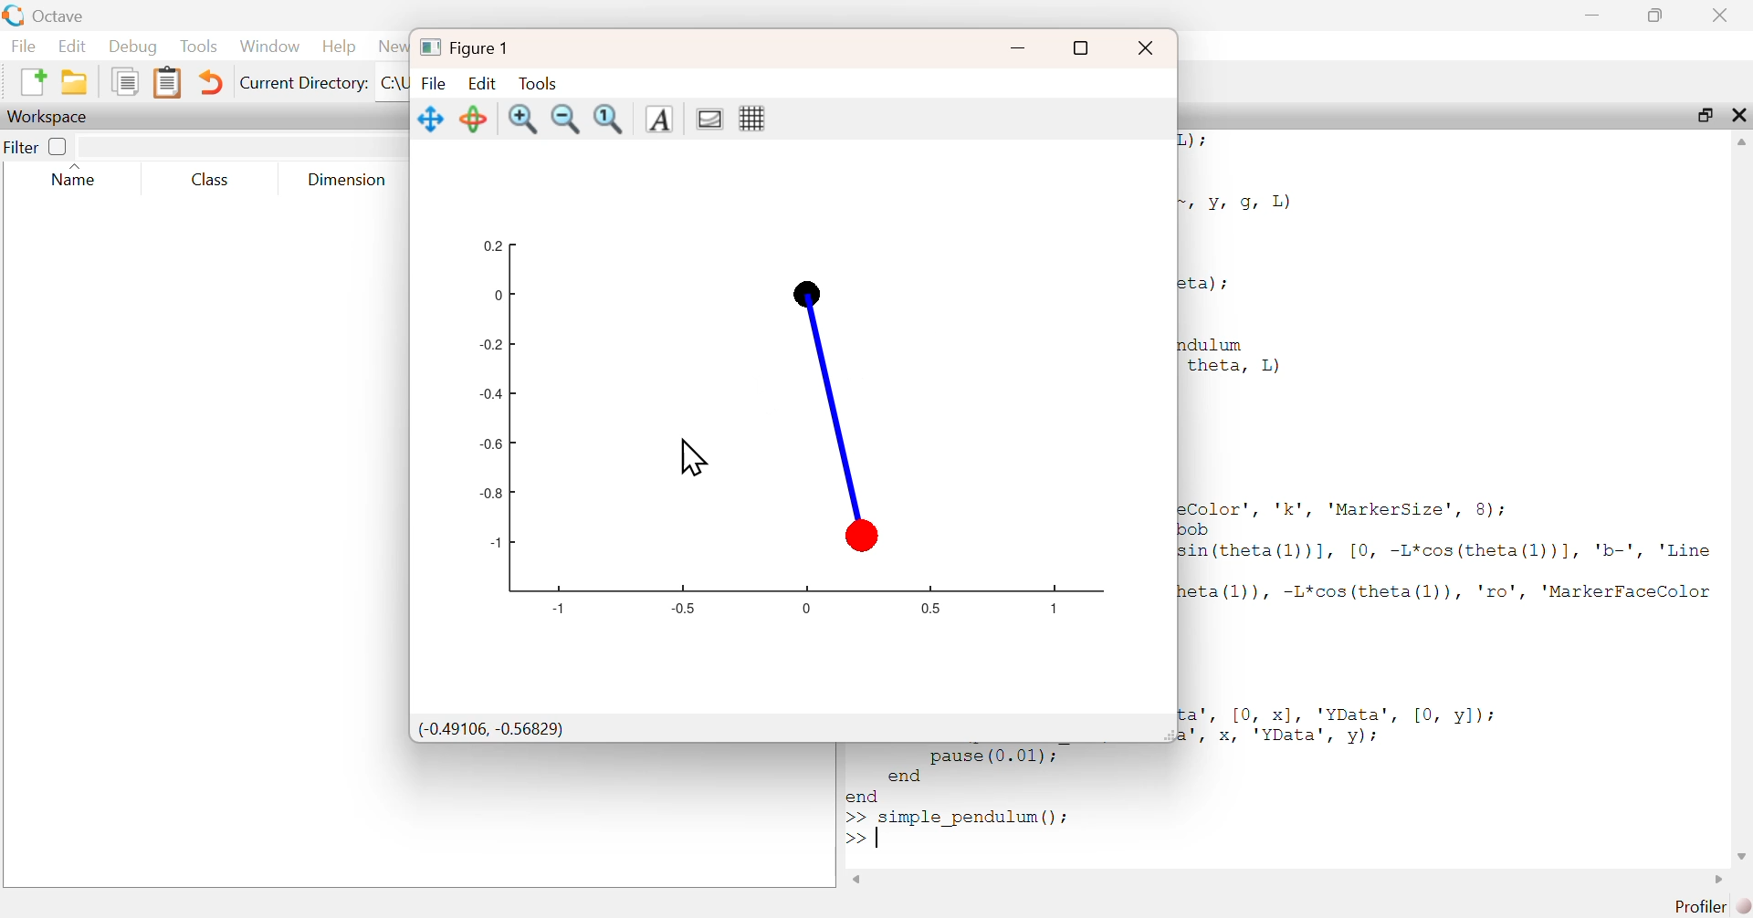  What do you see at coordinates (981, 785) in the screenshot?
I see `end
>> simple pendulum() ;` at bounding box center [981, 785].